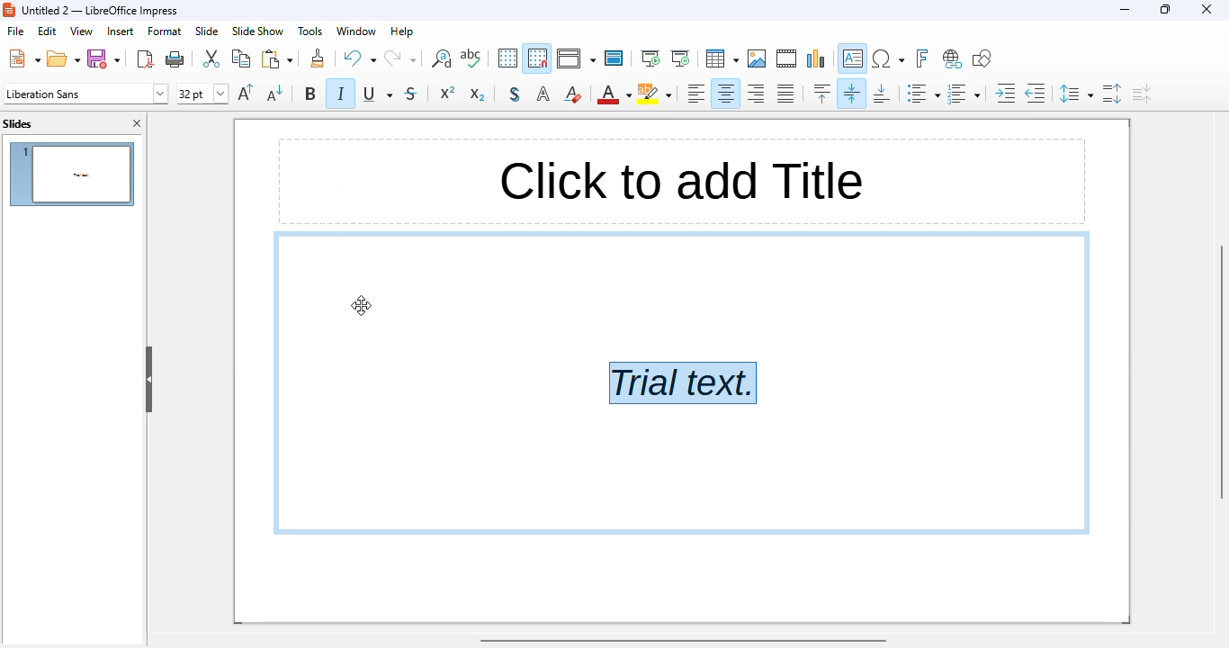 The image size is (1229, 648). Describe the element at coordinates (1036, 94) in the screenshot. I see `decrease indent` at that location.